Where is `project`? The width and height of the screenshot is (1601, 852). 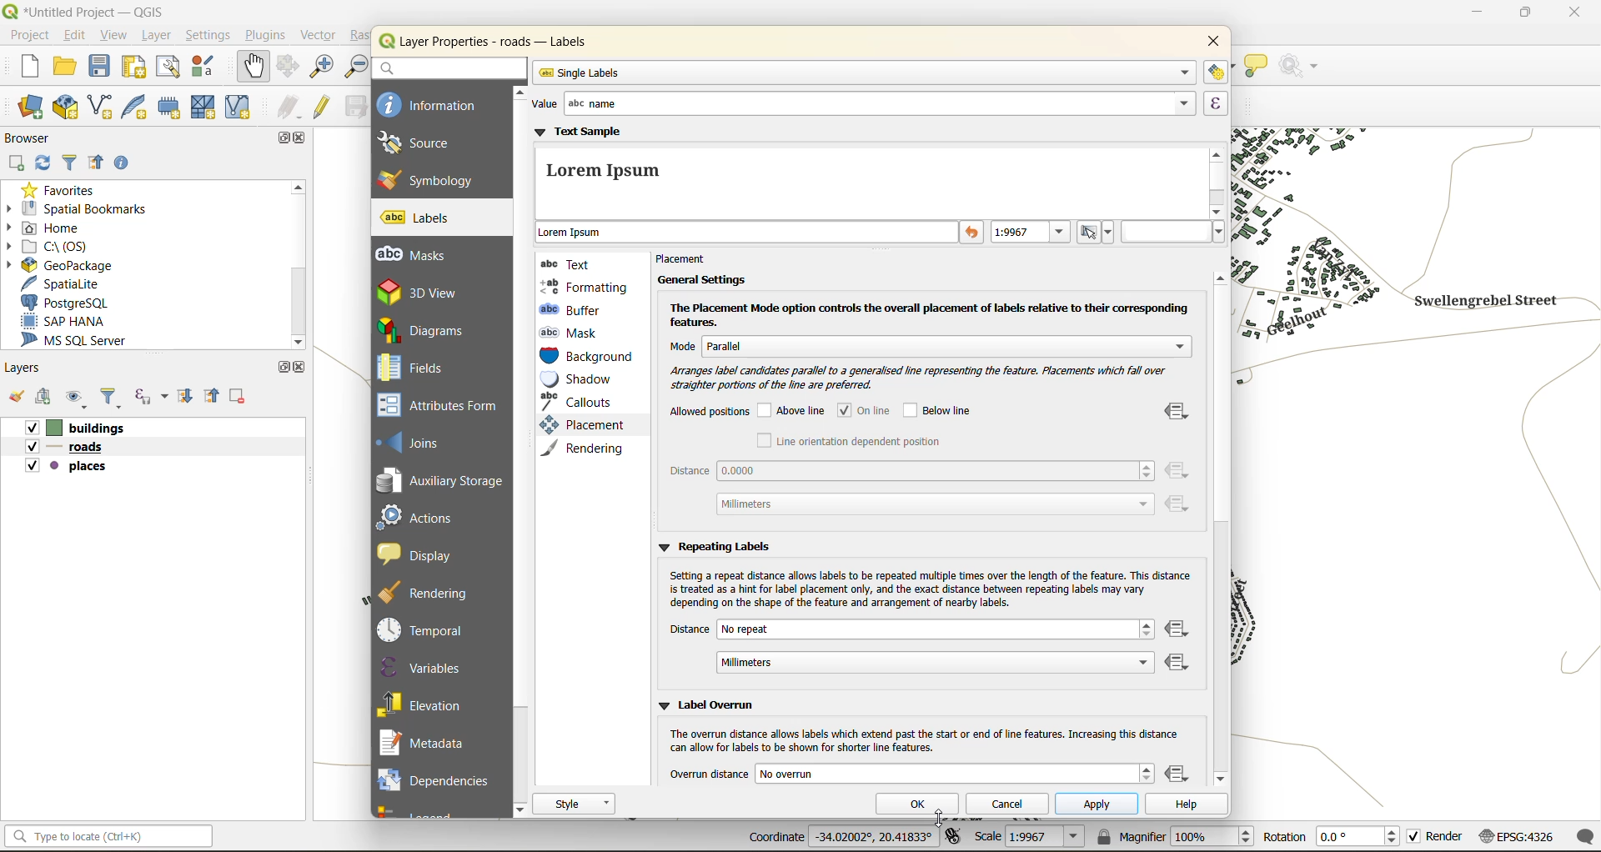 project is located at coordinates (29, 37).